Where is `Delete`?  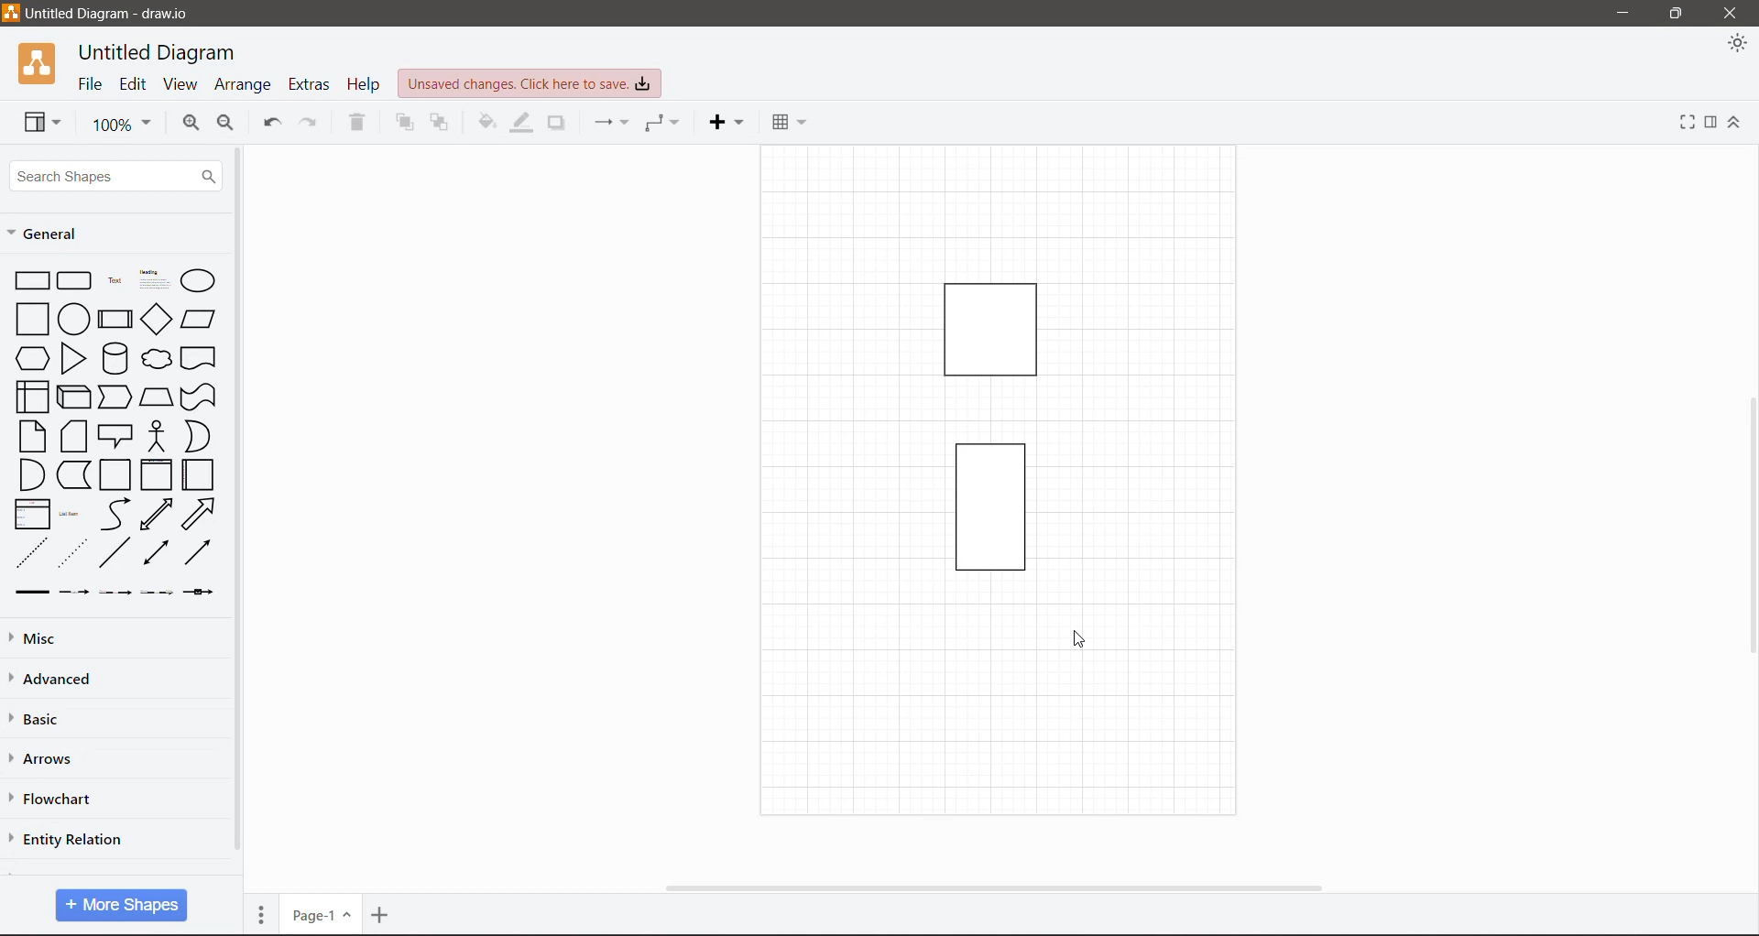
Delete is located at coordinates (355, 125).